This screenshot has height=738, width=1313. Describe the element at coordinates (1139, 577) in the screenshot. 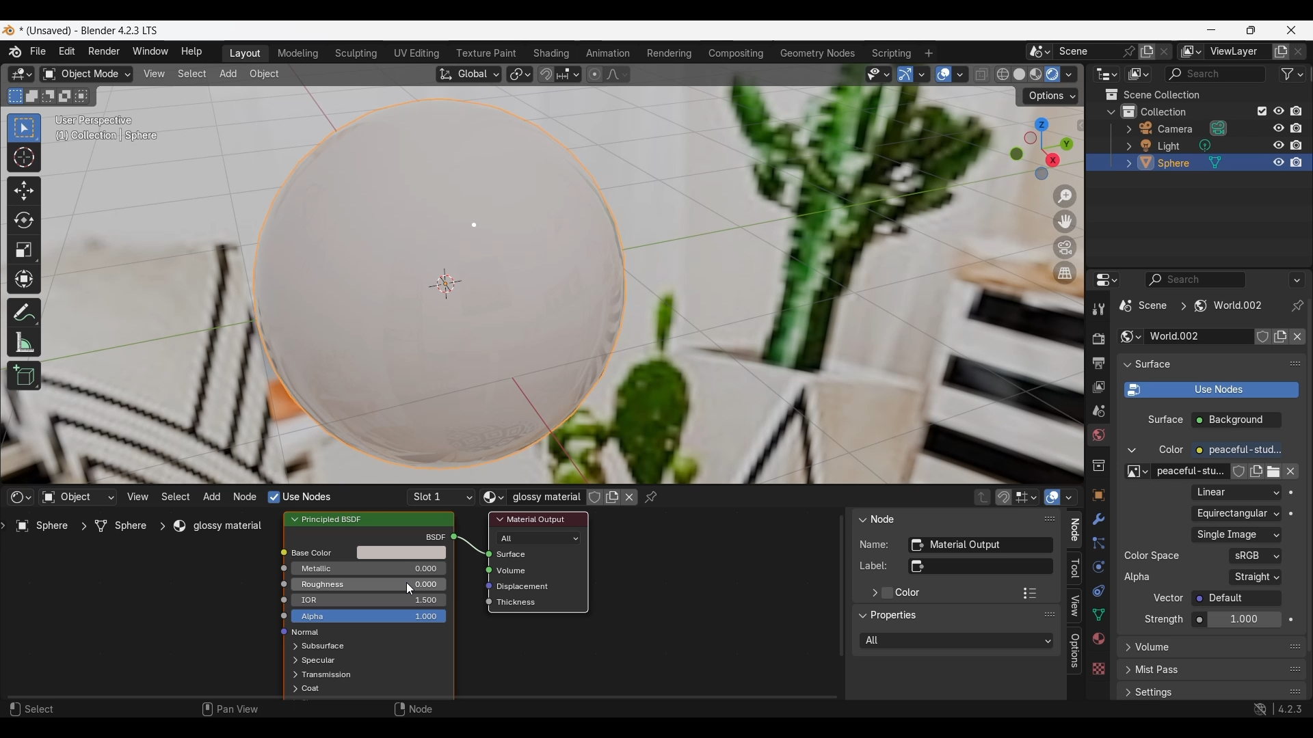

I see `Alpha` at that location.